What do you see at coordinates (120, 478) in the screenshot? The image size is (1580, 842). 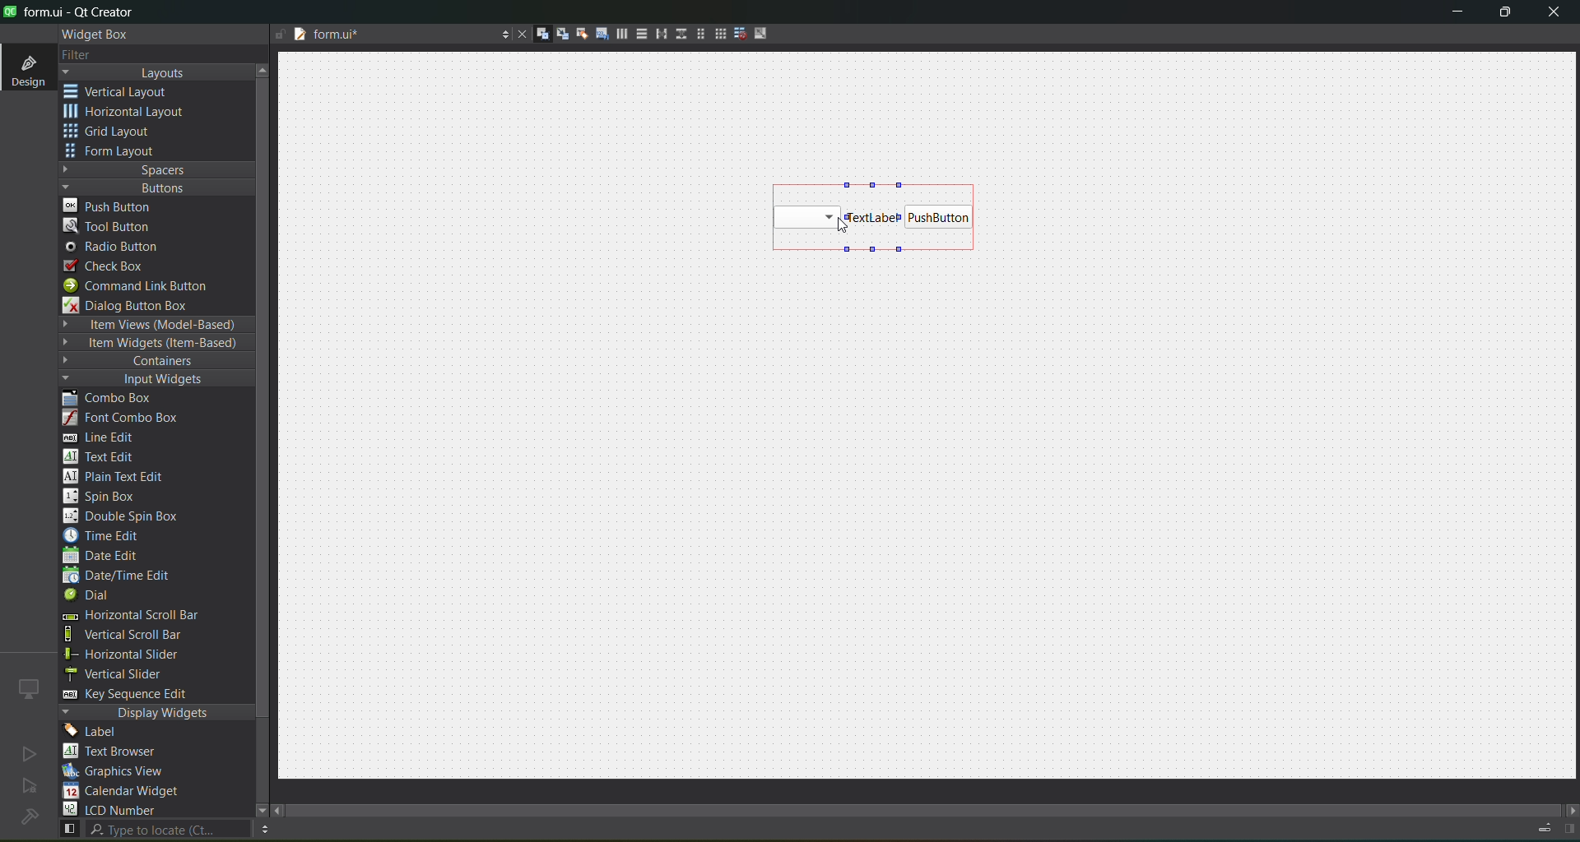 I see `plain text edit` at bounding box center [120, 478].